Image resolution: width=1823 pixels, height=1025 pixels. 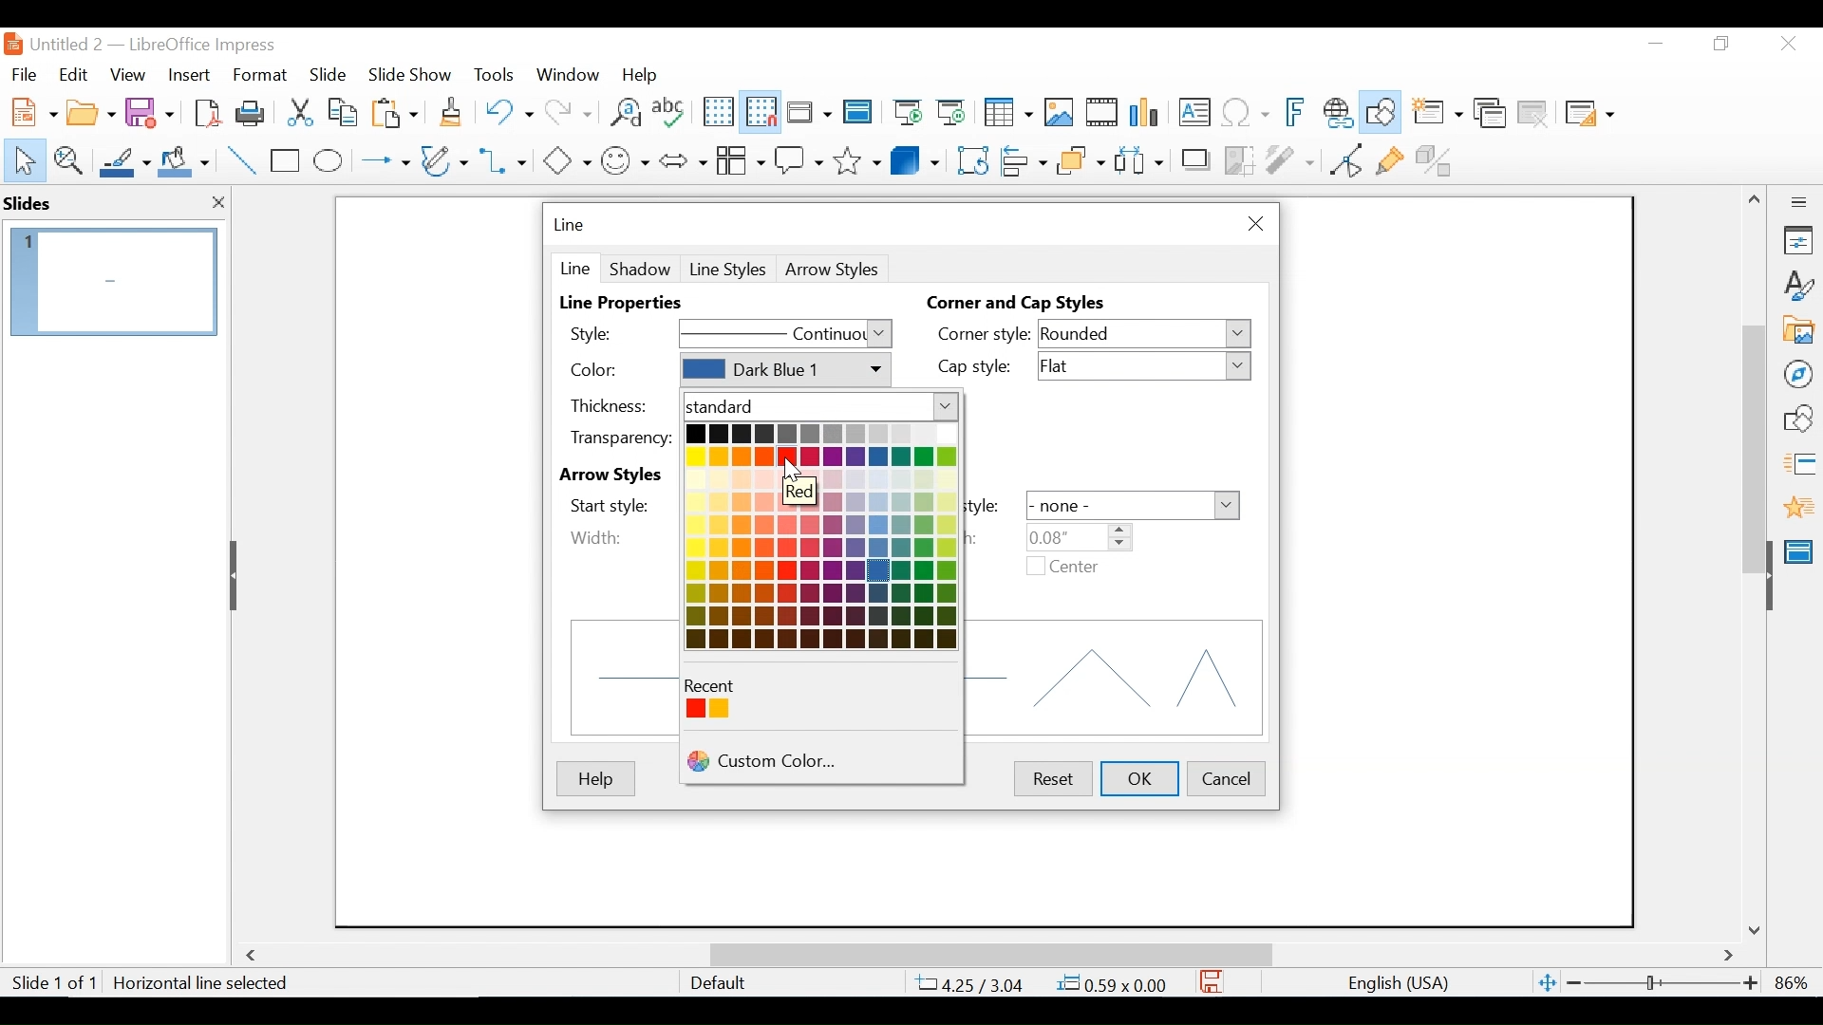 What do you see at coordinates (111, 281) in the screenshot?
I see `Slide Preview` at bounding box center [111, 281].